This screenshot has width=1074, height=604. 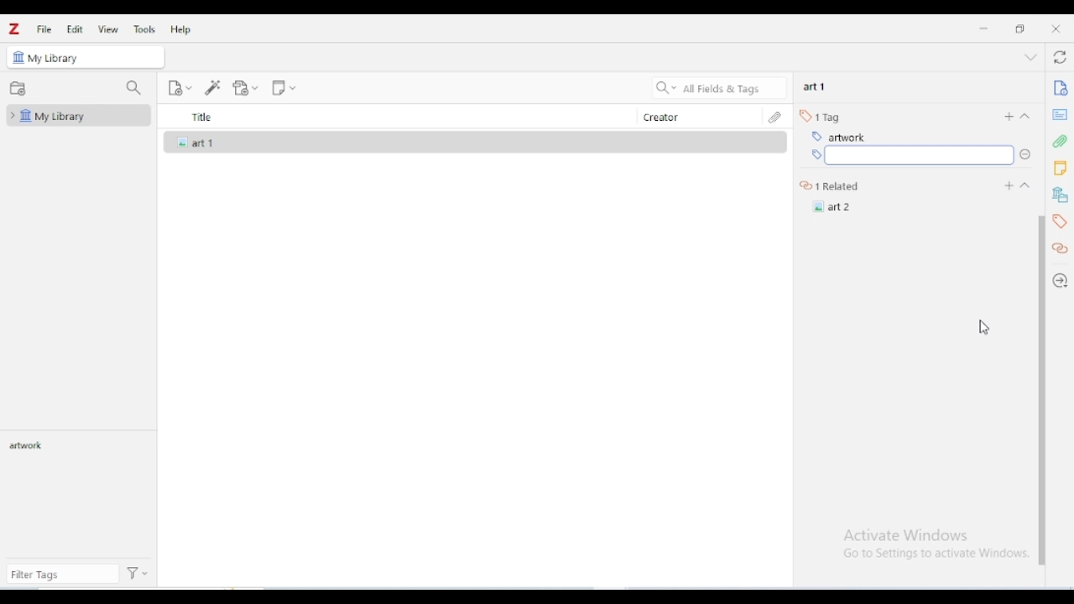 I want to click on collapse section, so click(x=1024, y=121).